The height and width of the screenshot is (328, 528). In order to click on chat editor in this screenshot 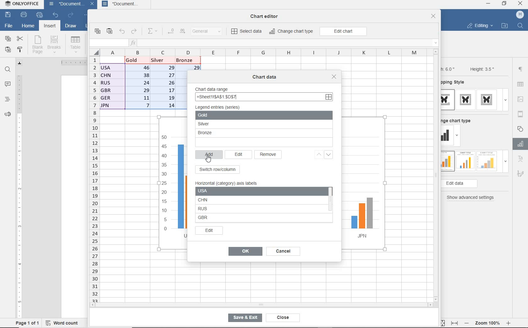, I will do `click(267, 17)`.